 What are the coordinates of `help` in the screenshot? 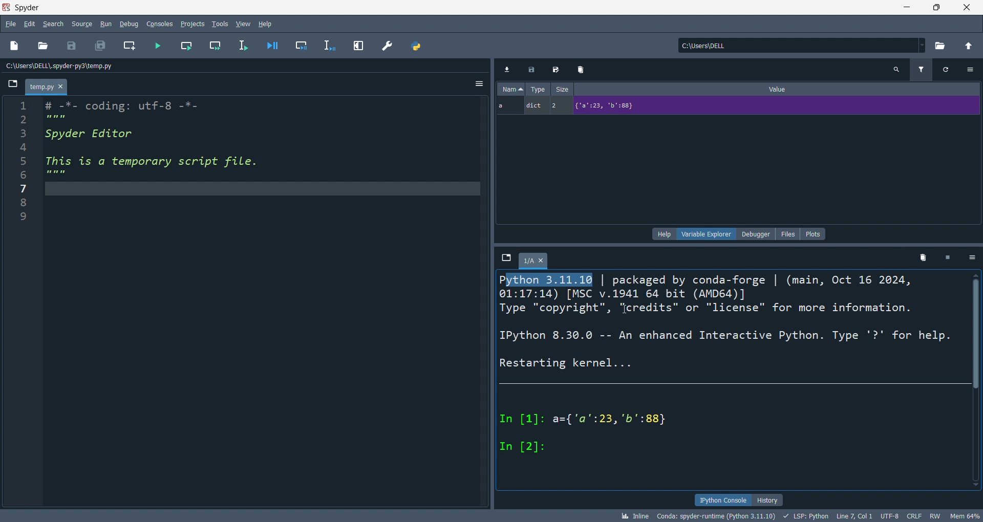 It's located at (267, 24).